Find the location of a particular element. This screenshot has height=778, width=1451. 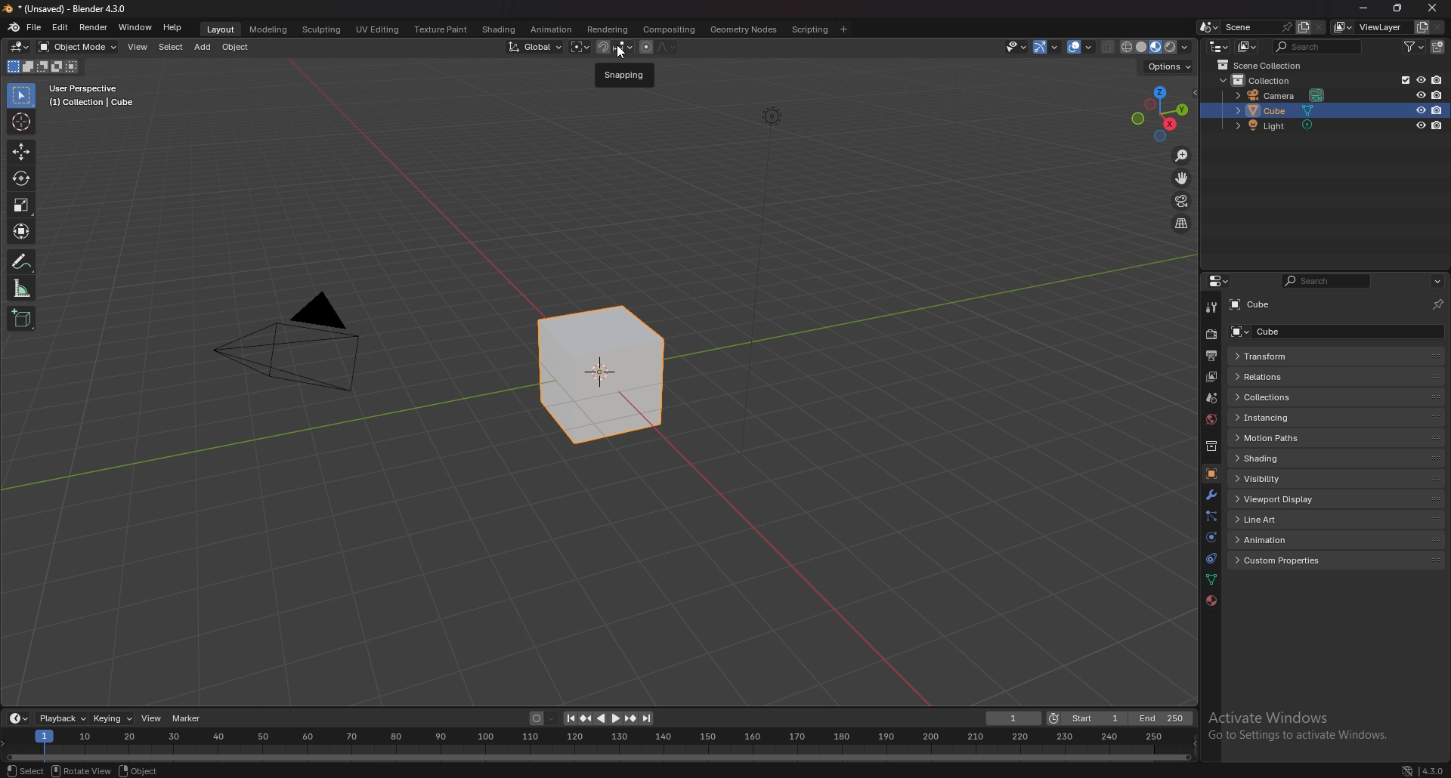

compositing is located at coordinates (670, 29).